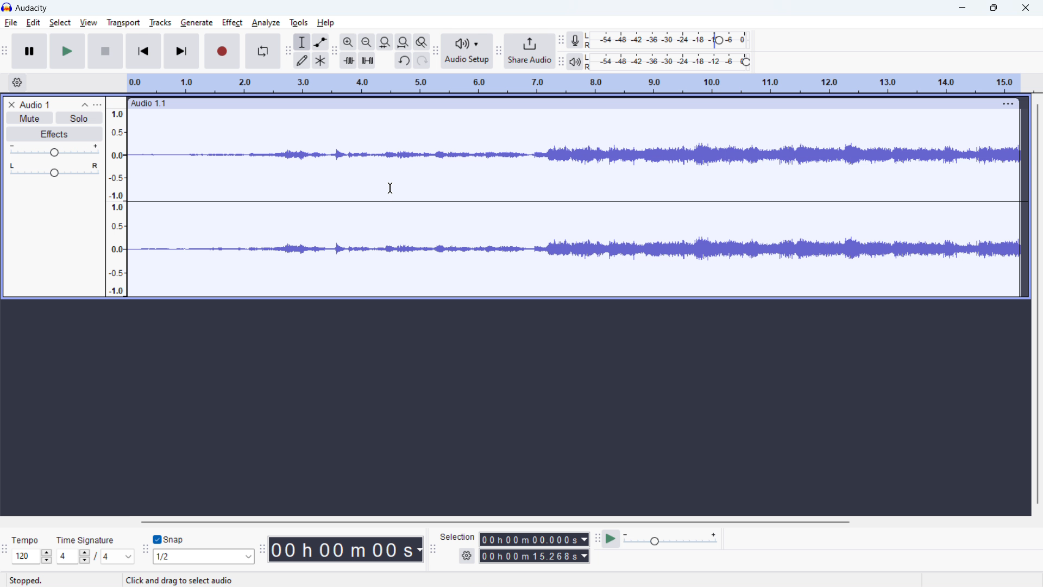  I want to click on playback meter toolbar, so click(561, 61).